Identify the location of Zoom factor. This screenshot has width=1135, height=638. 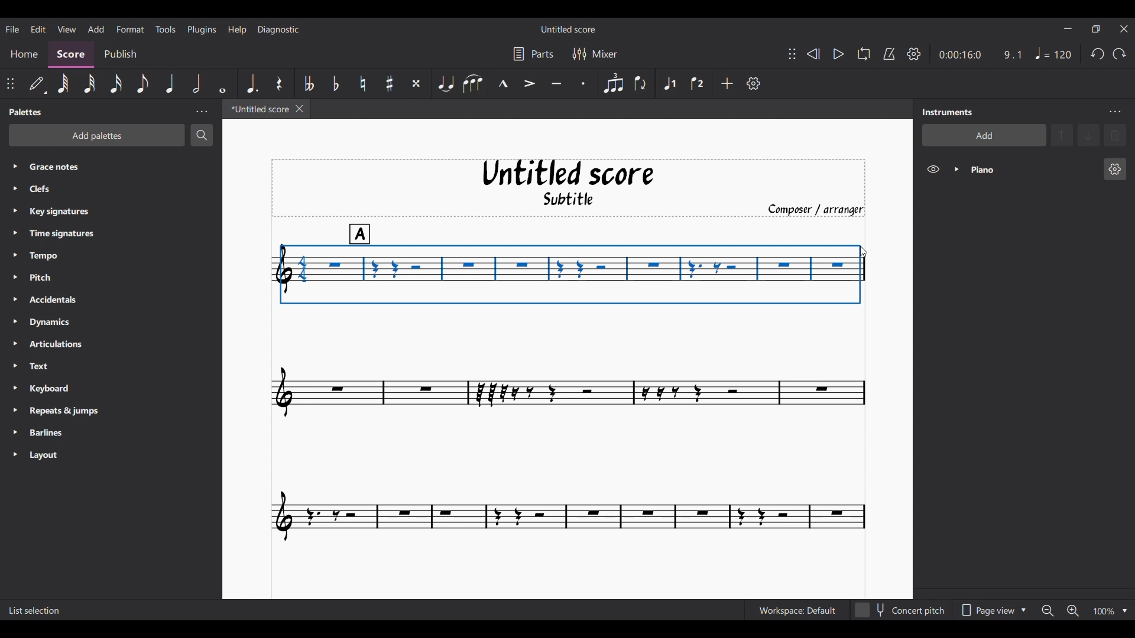
(1104, 611).